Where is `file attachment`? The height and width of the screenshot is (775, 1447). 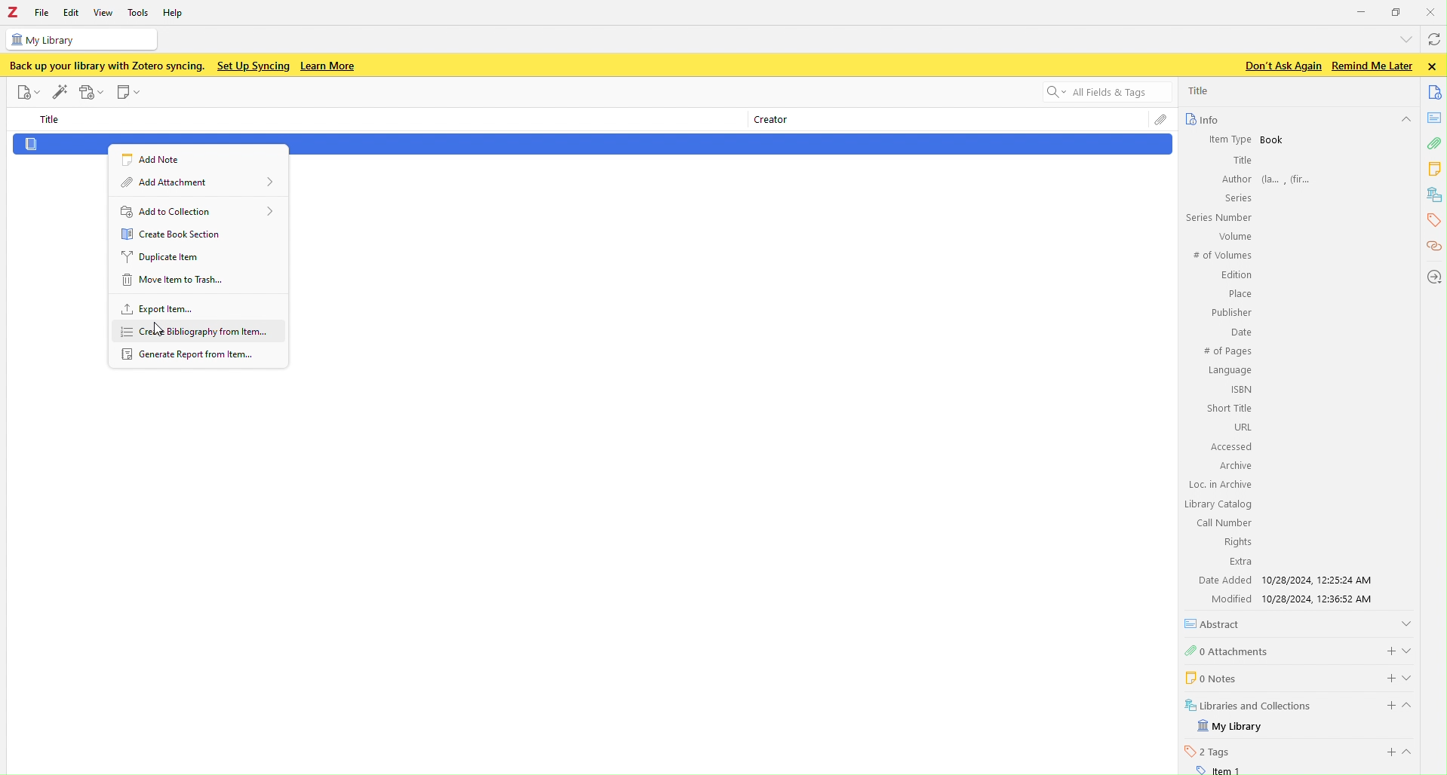 file attachment is located at coordinates (1160, 121).